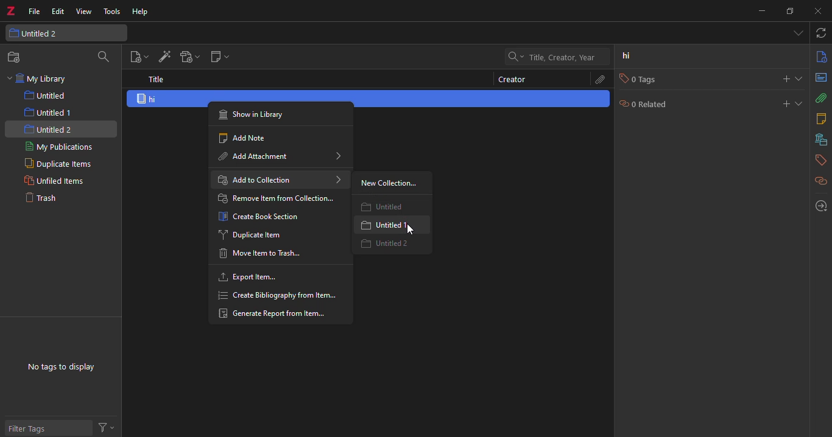 The width and height of the screenshot is (832, 437). Describe the element at coordinates (514, 81) in the screenshot. I see `creator` at that location.